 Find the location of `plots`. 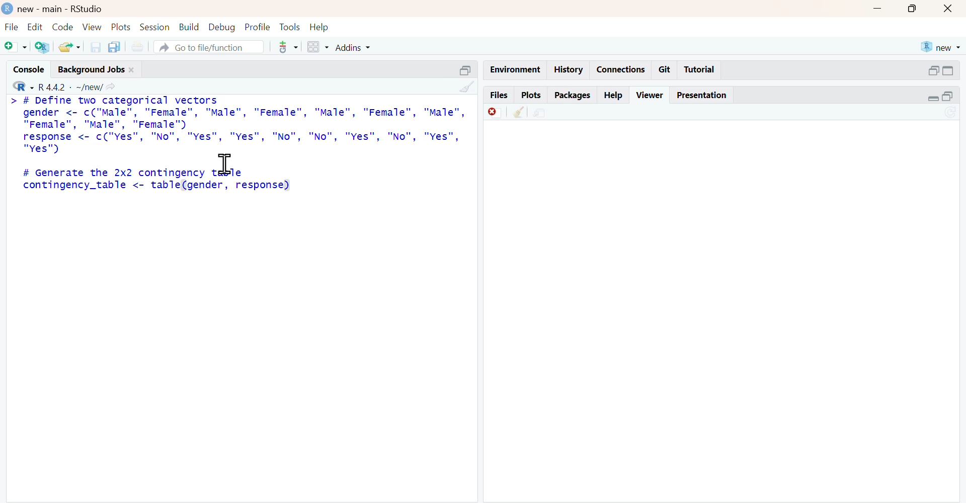

plots is located at coordinates (122, 27).